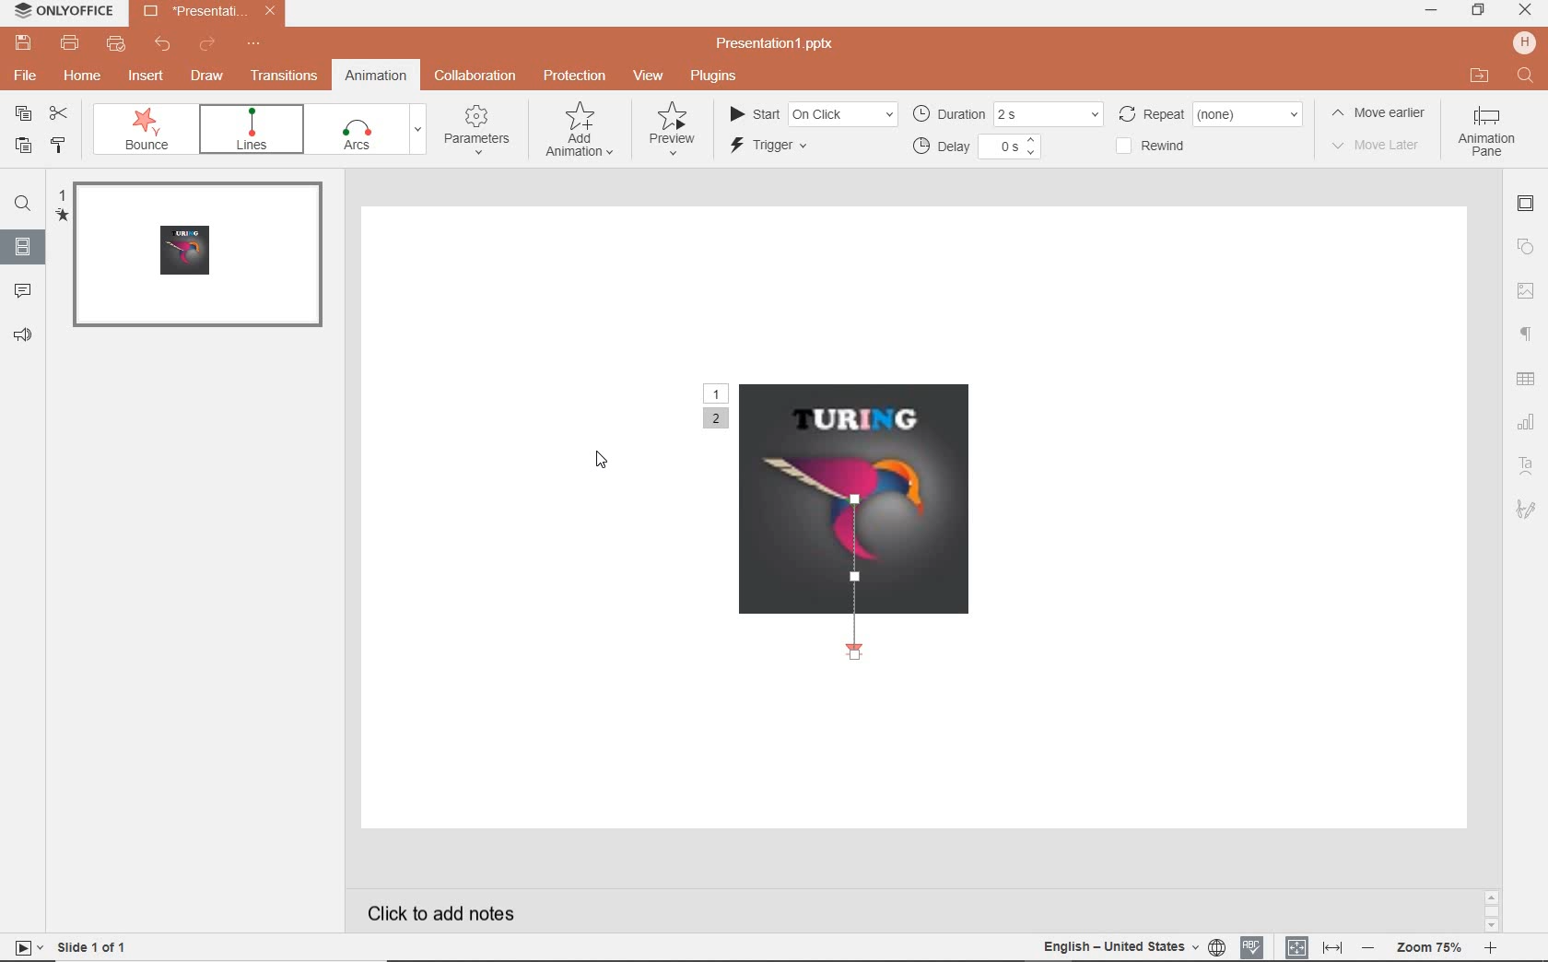 This screenshot has width=1548, height=962. Describe the element at coordinates (647, 77) in the screenshot. I see `view` at that location.